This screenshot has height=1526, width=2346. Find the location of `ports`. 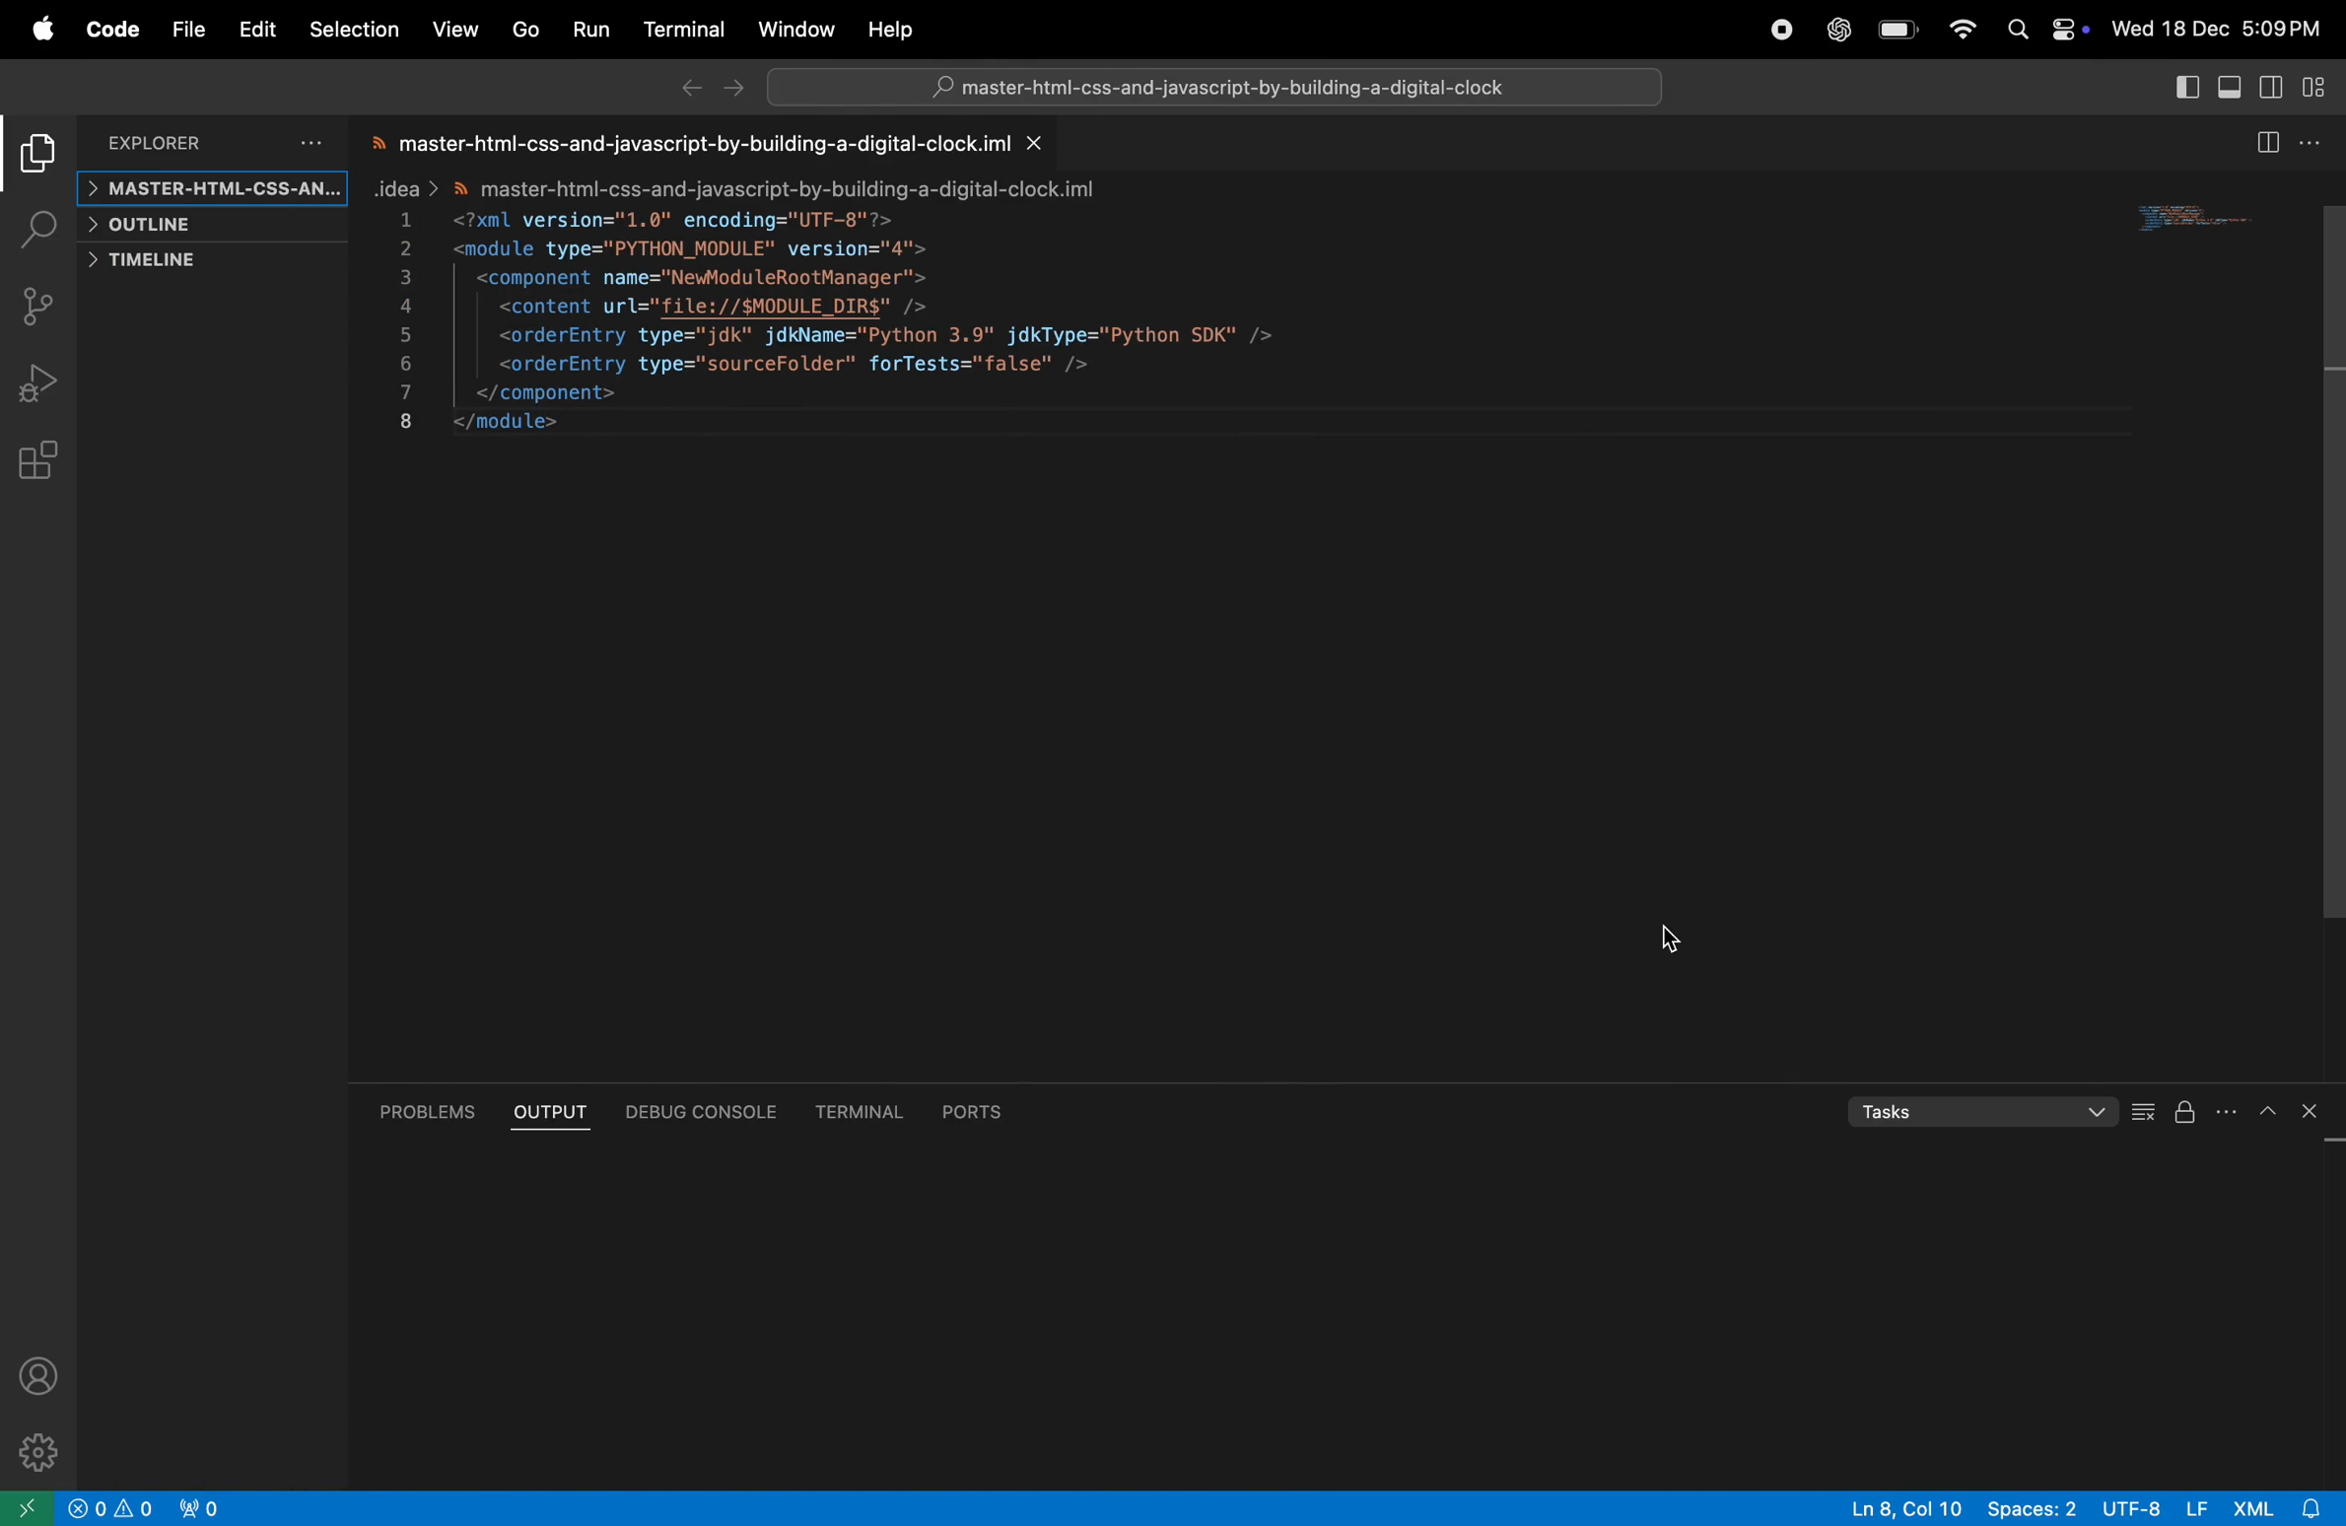

ports is located at coordinates (967, 1107).